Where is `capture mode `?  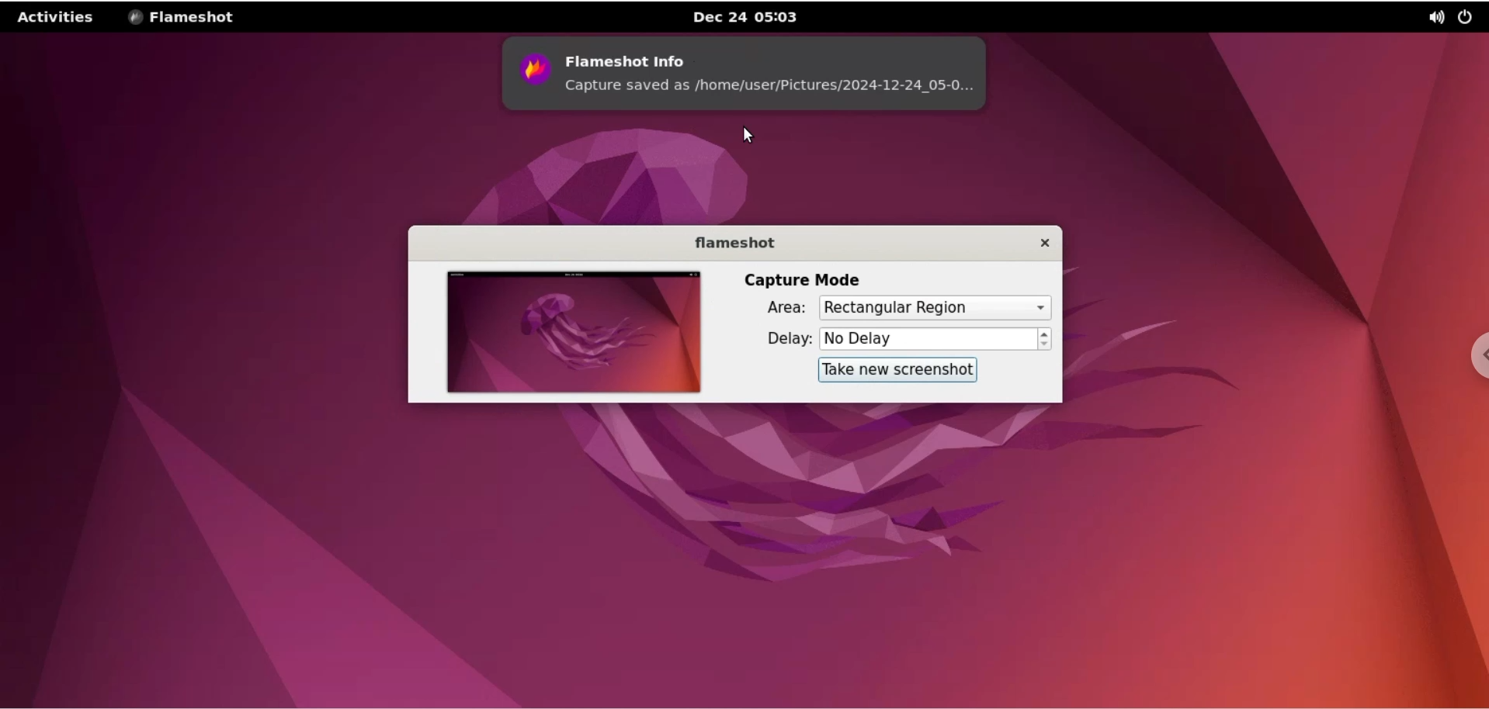
capture mode  is located at coordinates (794, 279).